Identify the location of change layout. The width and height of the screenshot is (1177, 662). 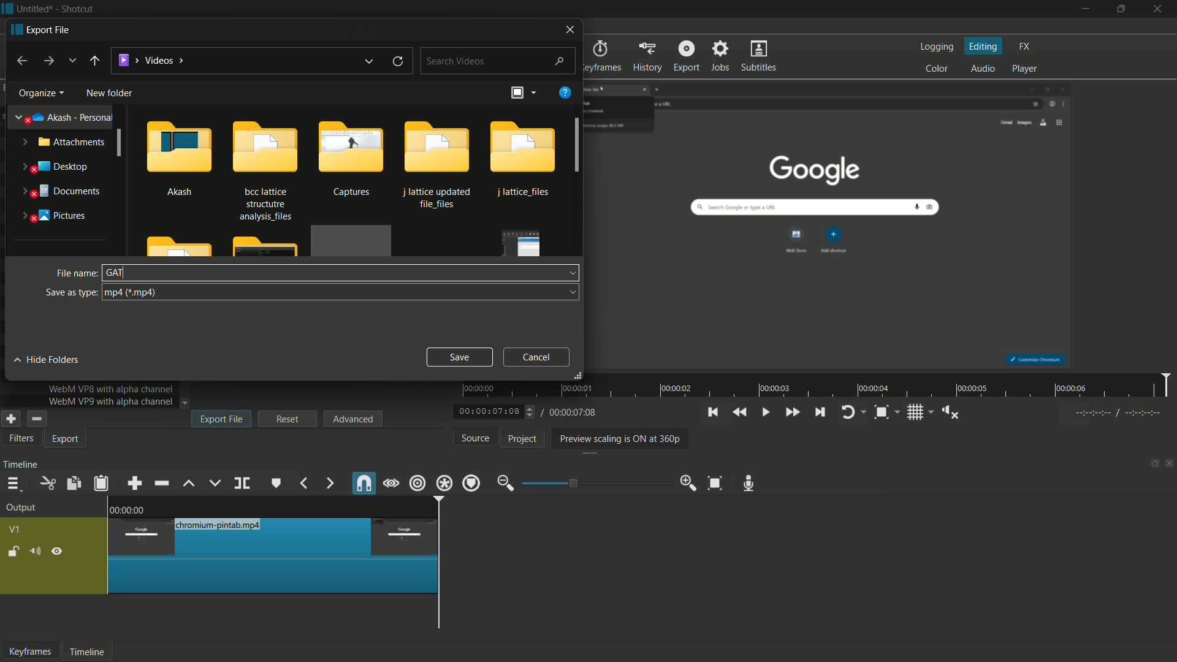
(1151, 466).